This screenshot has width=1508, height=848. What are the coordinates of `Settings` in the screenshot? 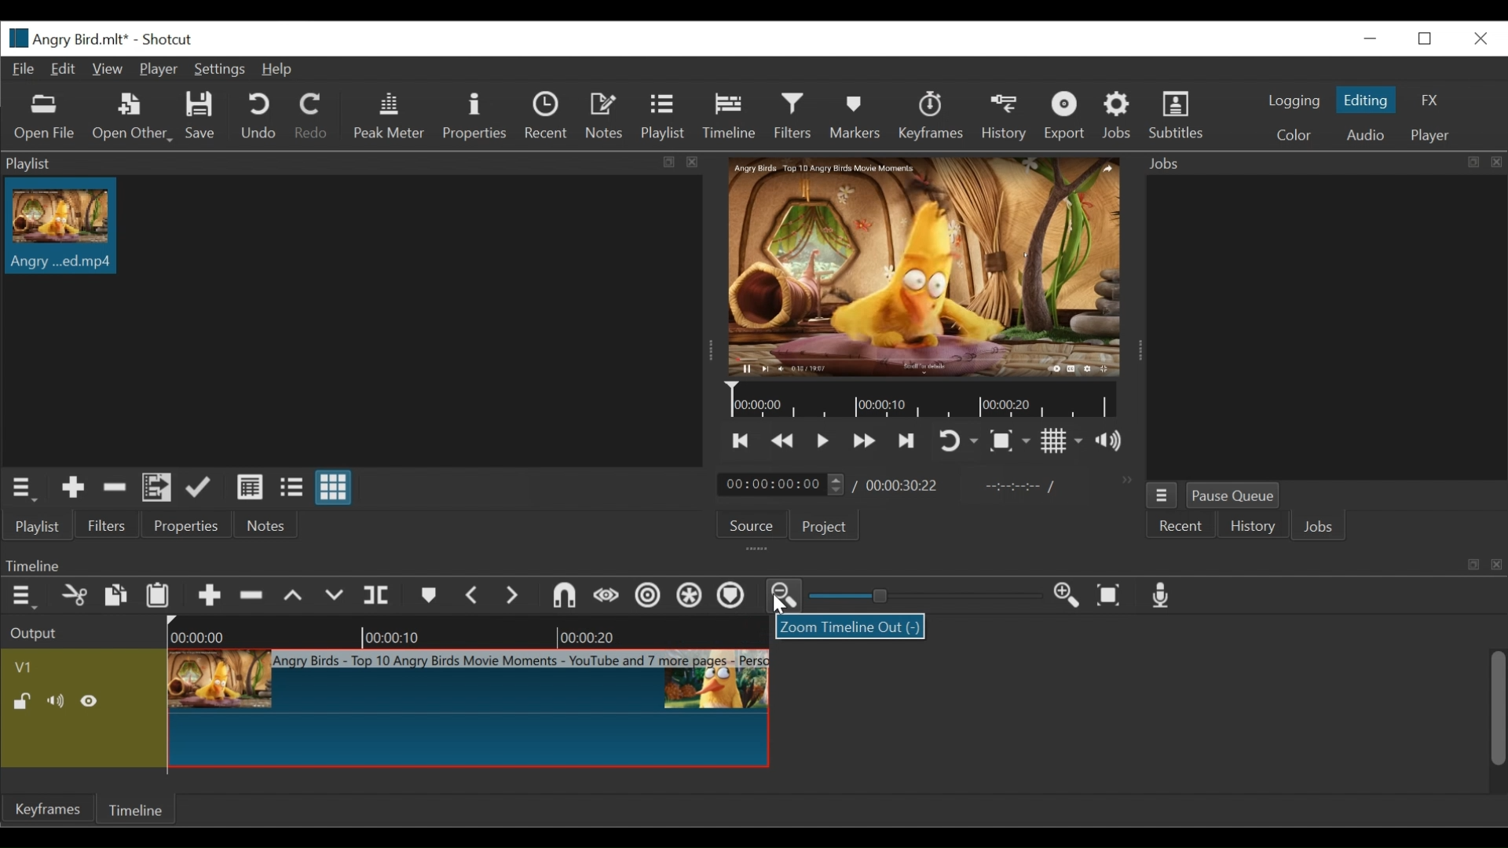 It's located at (221, 70).